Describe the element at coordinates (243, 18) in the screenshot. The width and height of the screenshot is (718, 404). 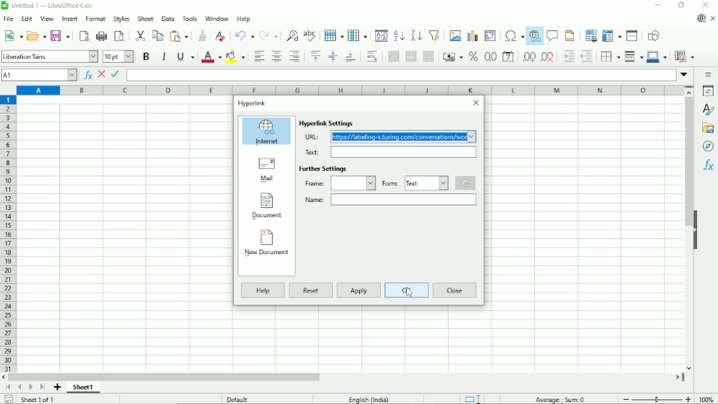
I see `Help` at that location.